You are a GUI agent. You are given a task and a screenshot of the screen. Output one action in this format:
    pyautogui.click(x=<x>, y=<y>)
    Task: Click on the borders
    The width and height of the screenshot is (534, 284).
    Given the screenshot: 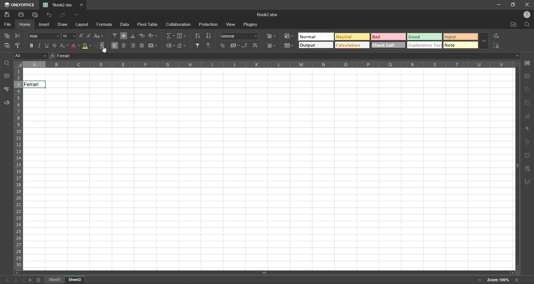 What is the action you would take?
    pyautogui.click(x=99, y=46)
    